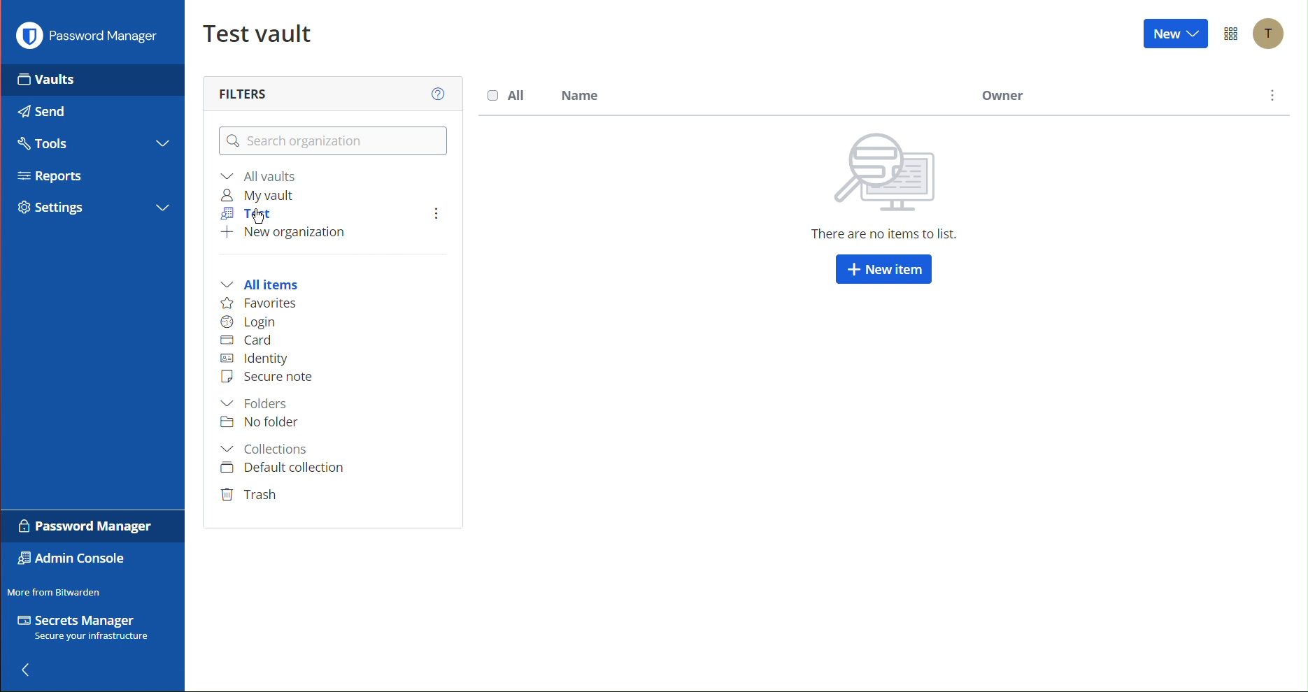 The width and height of the screenshot is (1308, 692). Describe the element at coordinates (509, 95) in the screenshot. I see `All` at that location.